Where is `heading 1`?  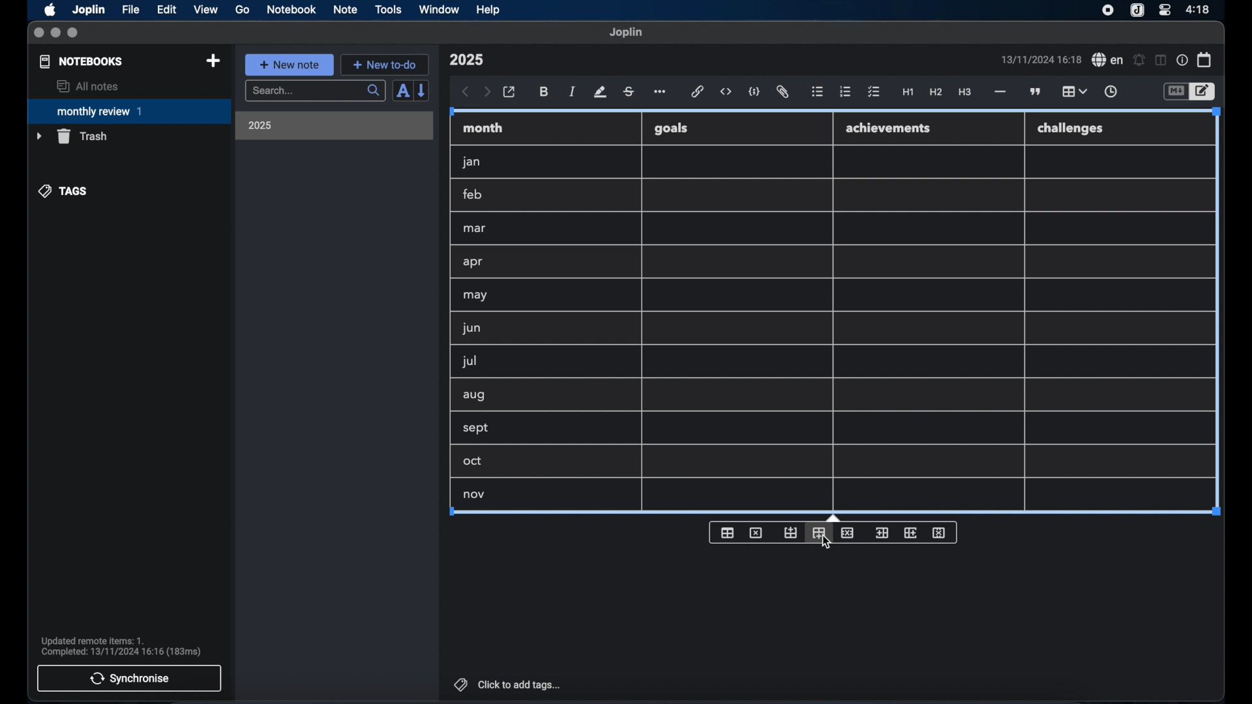
heading 1 is located at coordinates (908, 93).